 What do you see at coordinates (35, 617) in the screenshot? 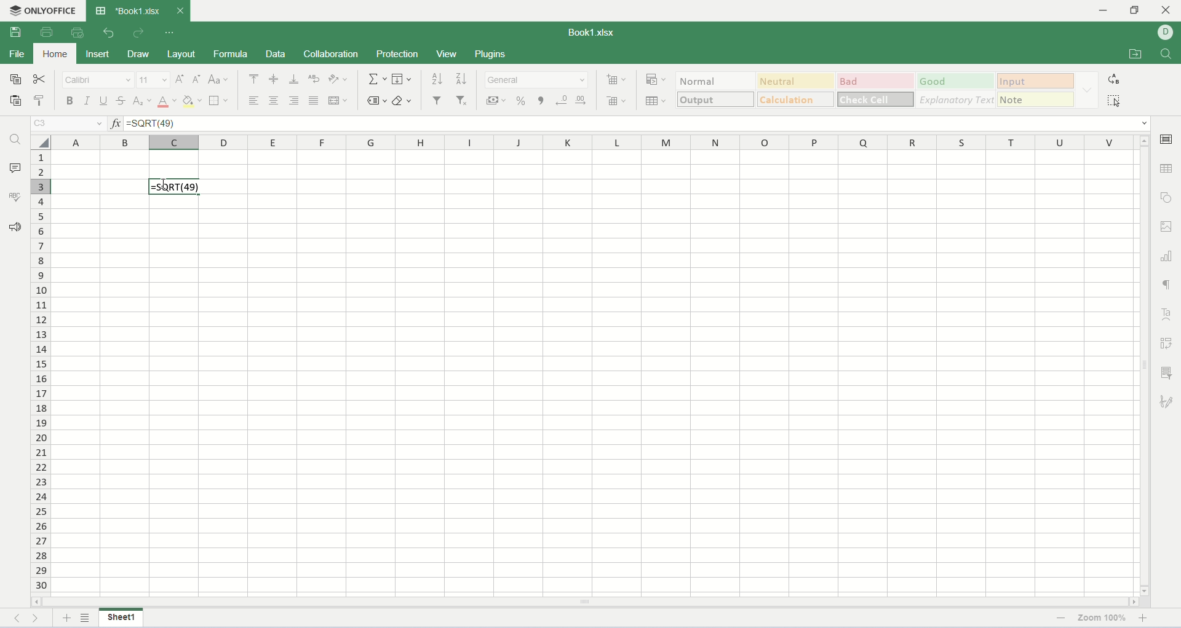
I see `next` at bounding box center [35, 617].